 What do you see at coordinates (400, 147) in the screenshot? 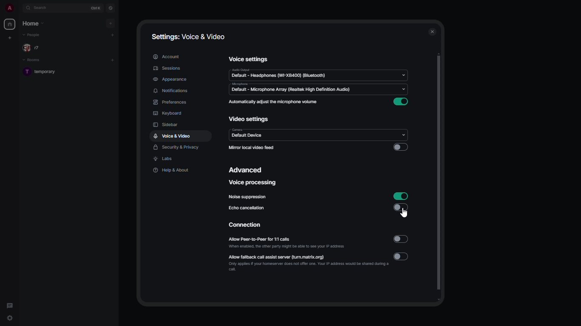
I see `disabled` at bounding box center [400, 147].